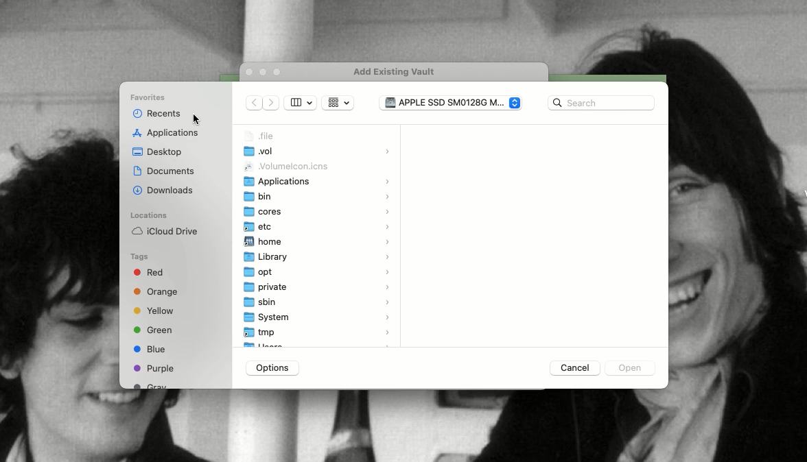 This screenshot has height=462, width=807. I want to click on previous, so click(255, 104).